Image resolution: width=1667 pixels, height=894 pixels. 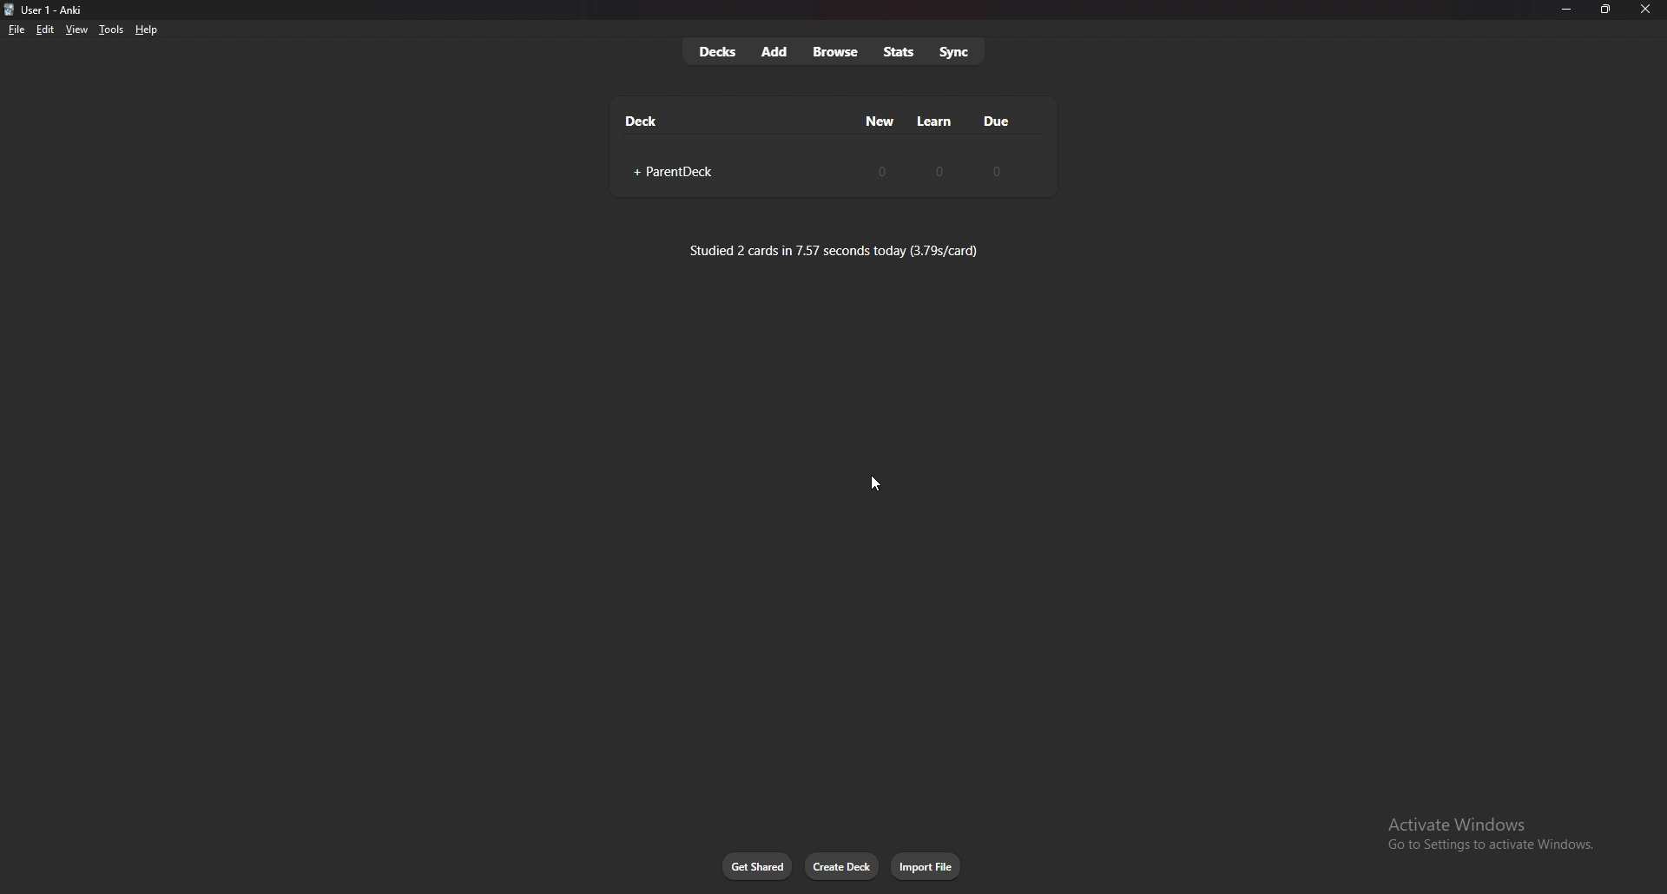 I want to click on due, so click(x=995, y=121).